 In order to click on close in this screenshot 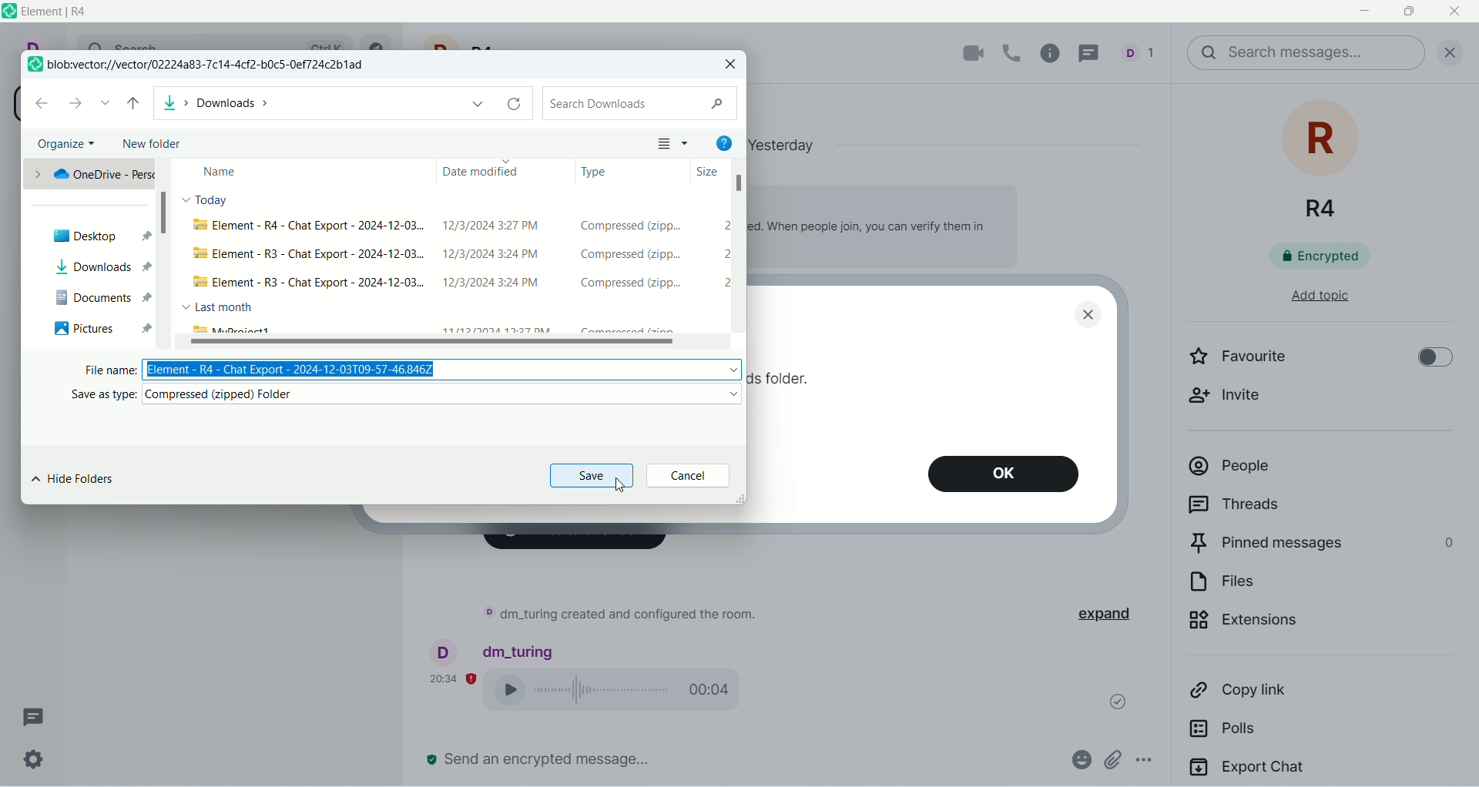, I will do `click(1088, 314)`.